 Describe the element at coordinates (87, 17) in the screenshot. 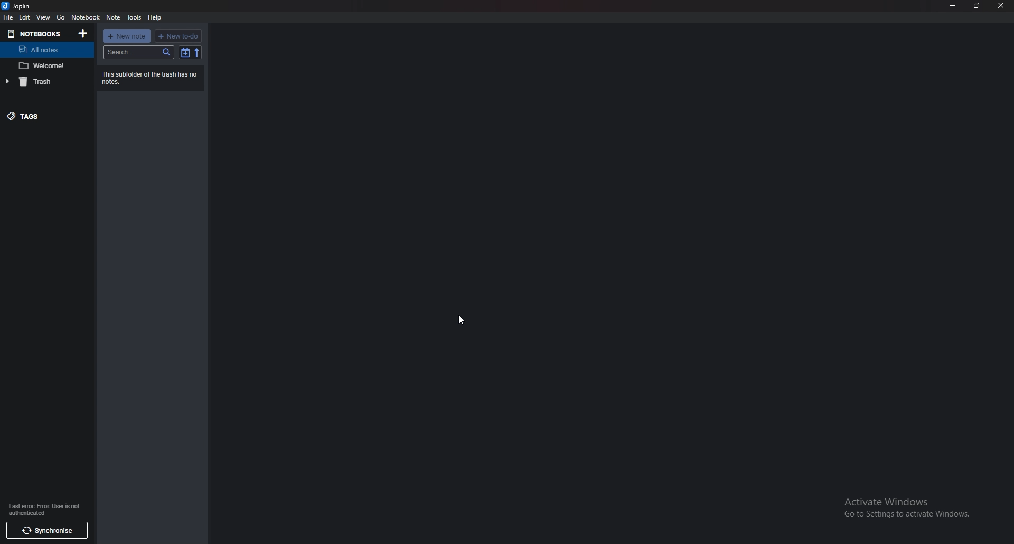

I see `notebooks` at that location.